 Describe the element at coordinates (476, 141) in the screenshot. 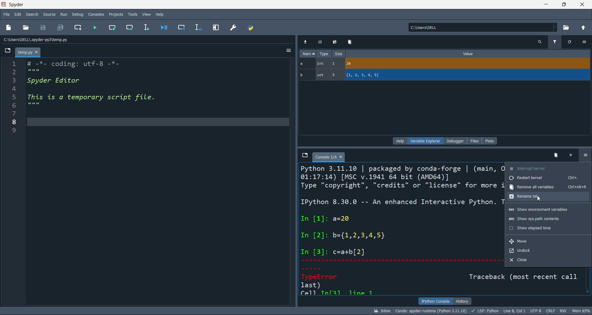

I see `file` at that location.